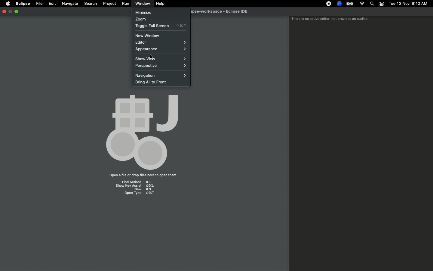 This screenshot has height=271, width=433. Describe the element at coordinates (160, 67) in the screenshot. I see `Perspective` at that location.